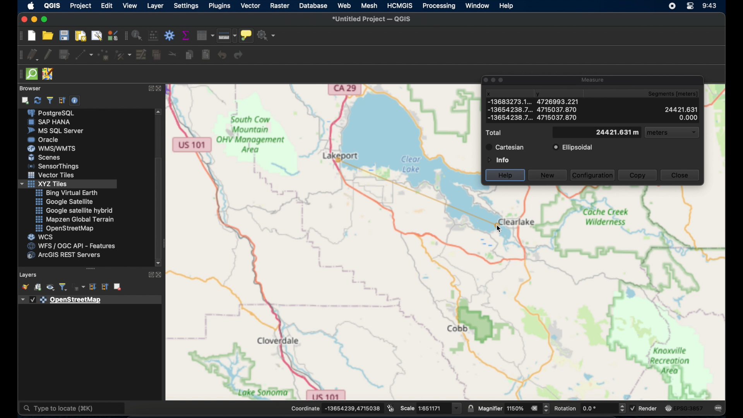 This screenshot has width=743, height=418. Describe the element at coordinates (55, 131) in the screenshot. I see `ms sql server` at that location.